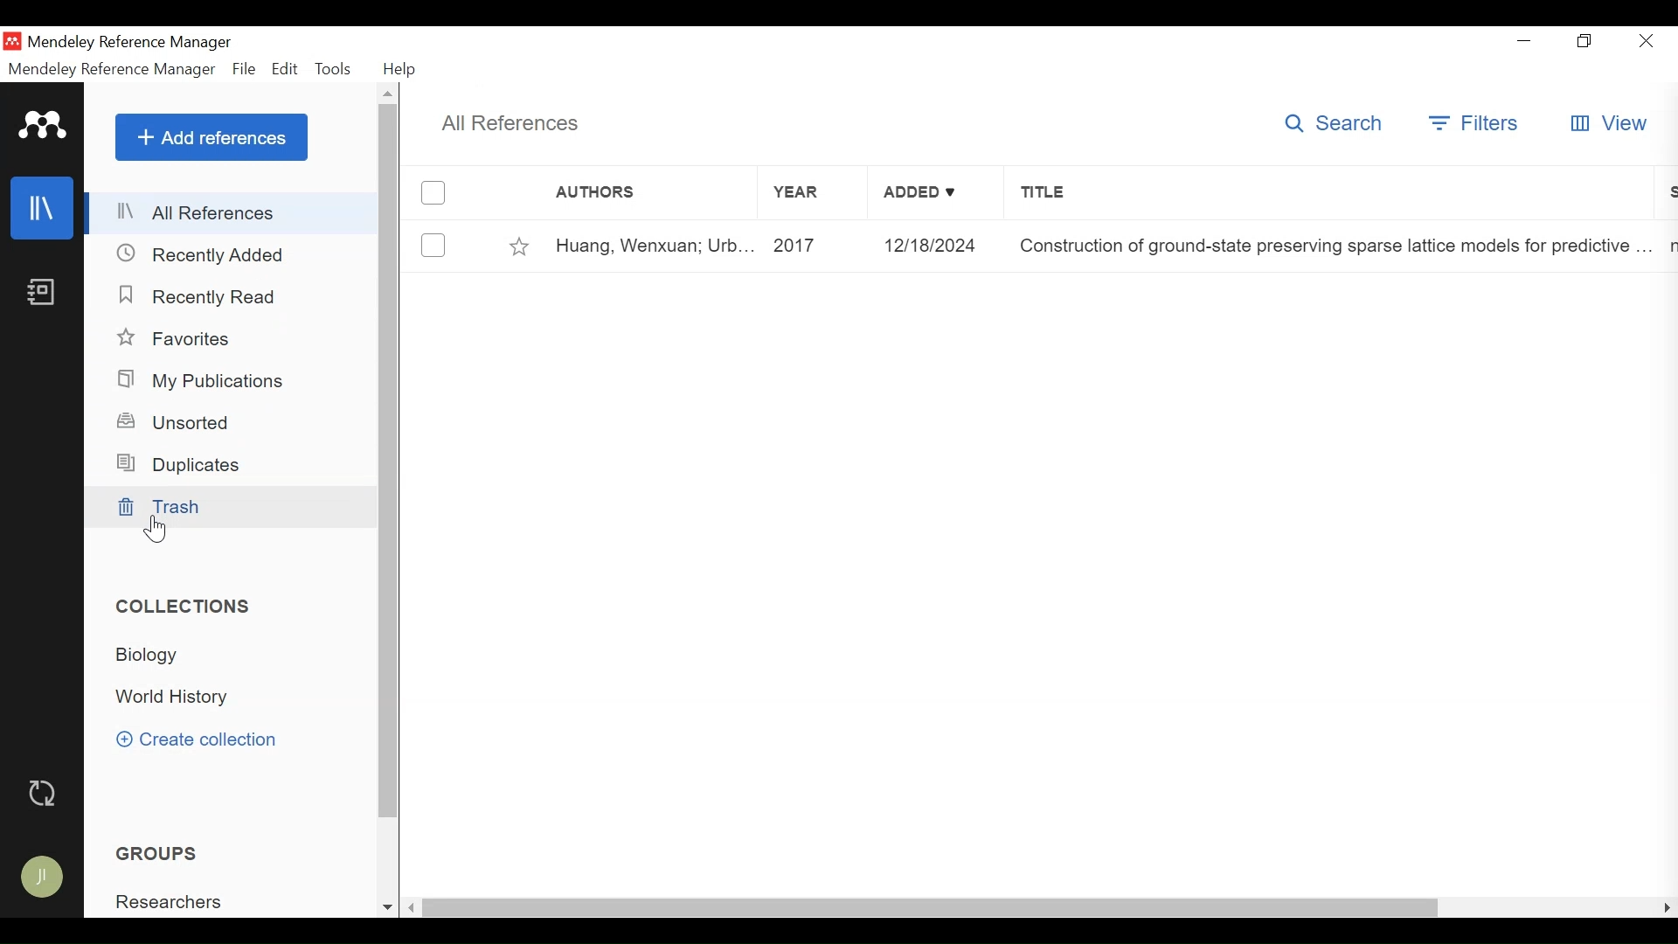 This screenshot has width=1678, height=944. Describe the element at coordinates (657, 248) in the screenshot. I see `Huang, Wenxuan; Urb...` at that location.